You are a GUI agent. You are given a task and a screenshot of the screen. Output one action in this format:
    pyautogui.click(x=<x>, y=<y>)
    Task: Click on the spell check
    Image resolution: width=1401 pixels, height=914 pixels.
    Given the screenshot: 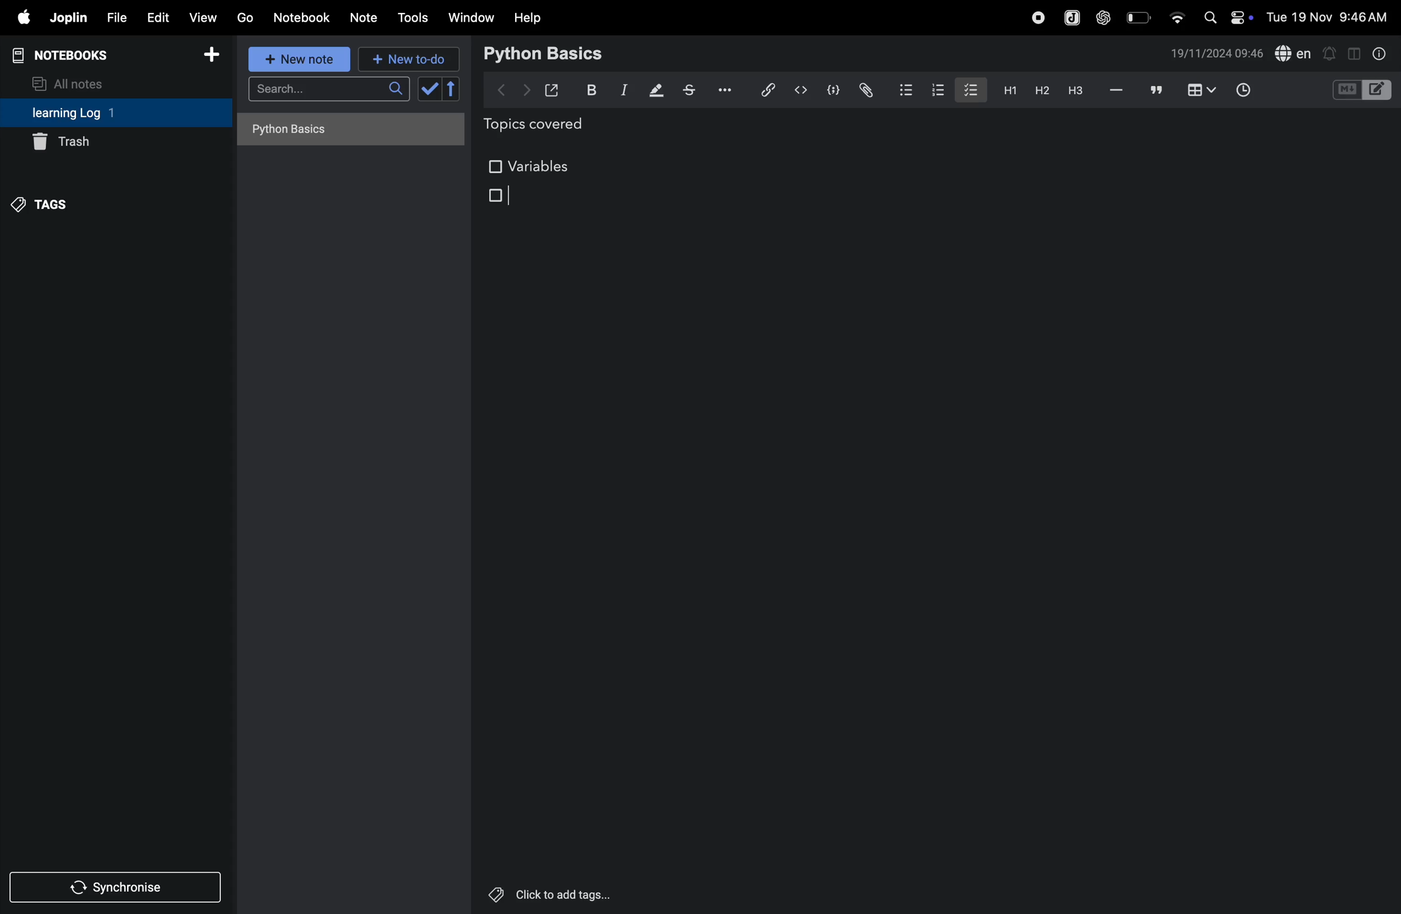 What is the action you would take?
    pyautogui.click(x=1294, y=54)
    